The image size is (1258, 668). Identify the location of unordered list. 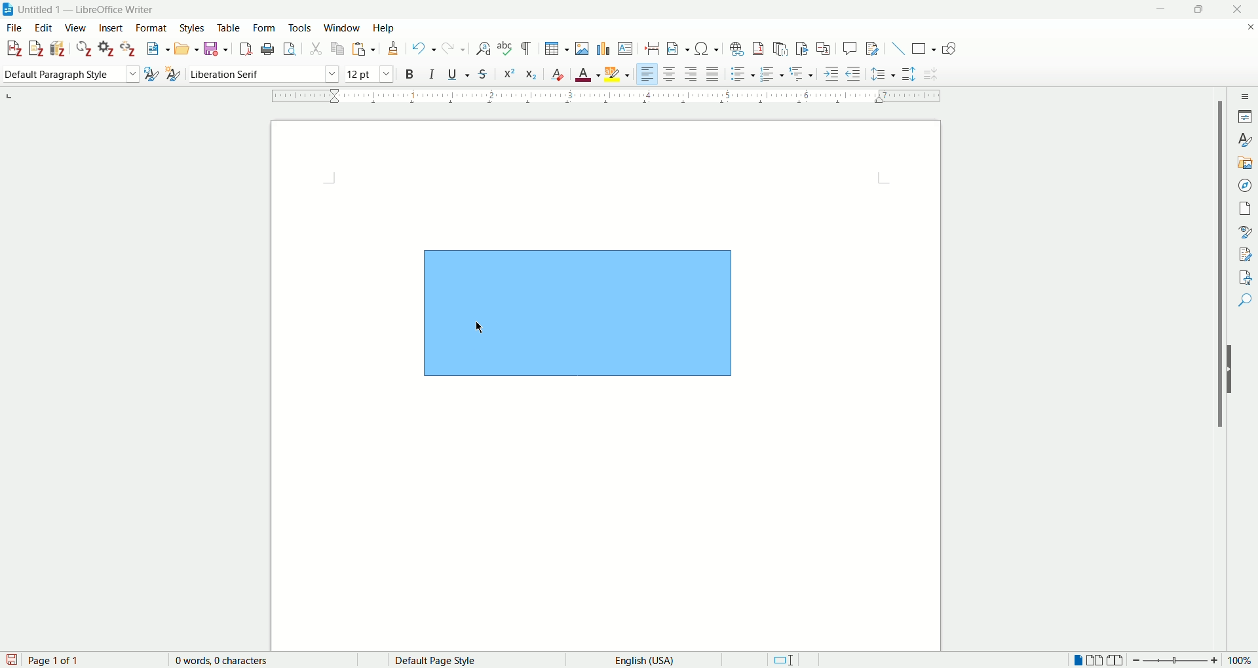
(743, 73).